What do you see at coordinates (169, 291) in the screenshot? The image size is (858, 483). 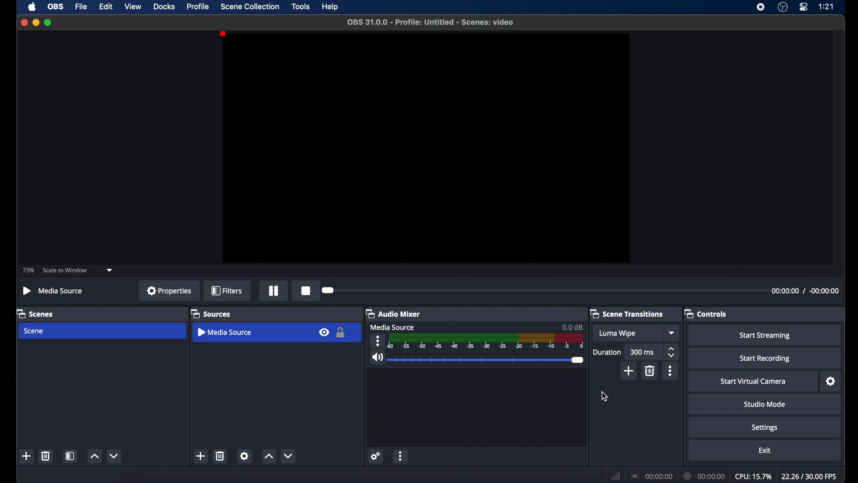 I see `properties` at bounding box center [169, 291].